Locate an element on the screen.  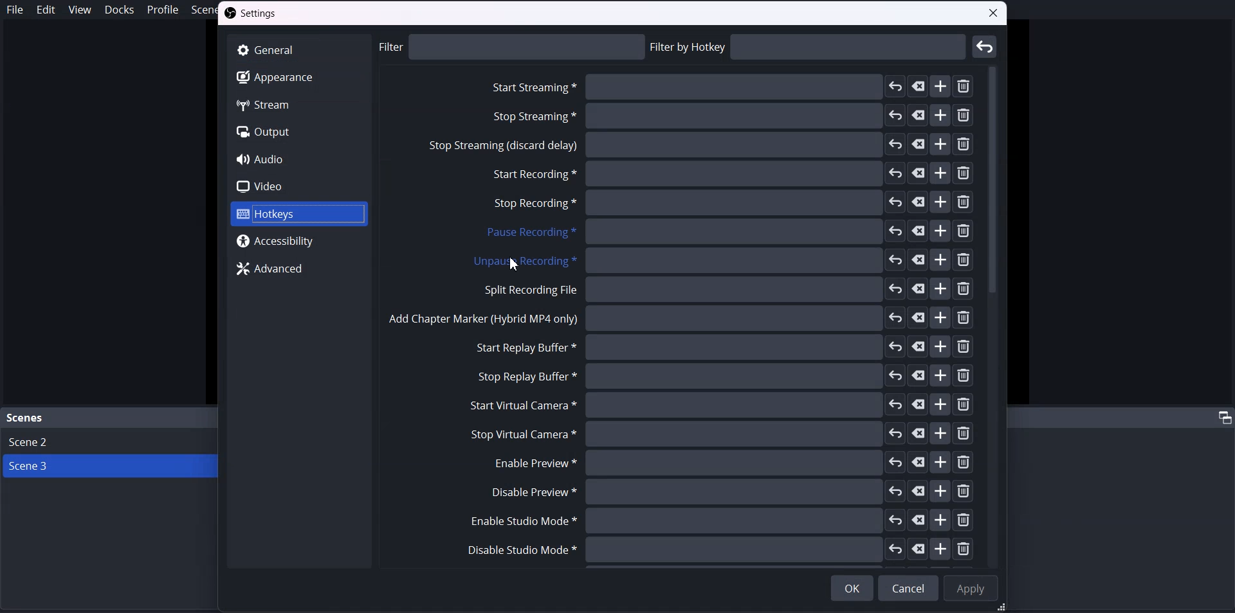
Edit is located at coordinates (46, 10).